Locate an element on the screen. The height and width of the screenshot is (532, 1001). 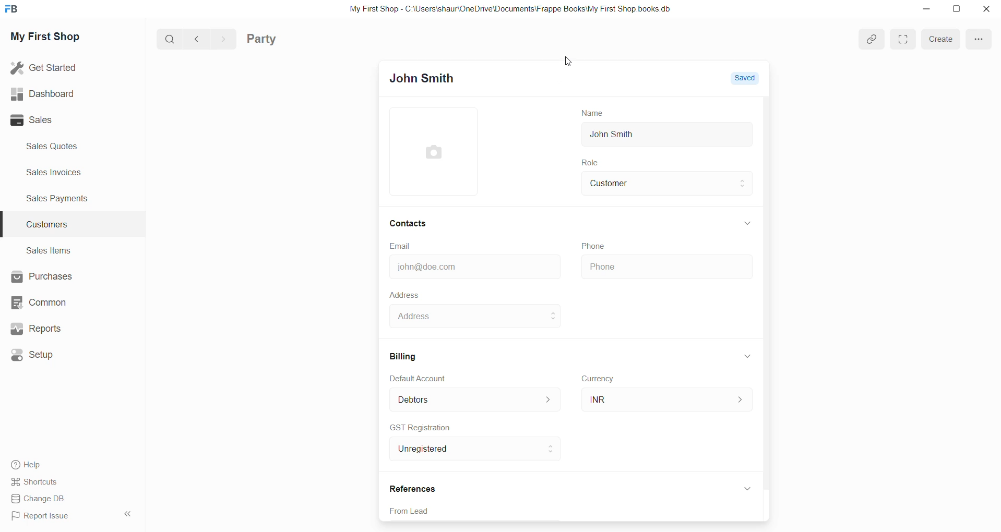
email Input box is located at coordinates (471, 265).